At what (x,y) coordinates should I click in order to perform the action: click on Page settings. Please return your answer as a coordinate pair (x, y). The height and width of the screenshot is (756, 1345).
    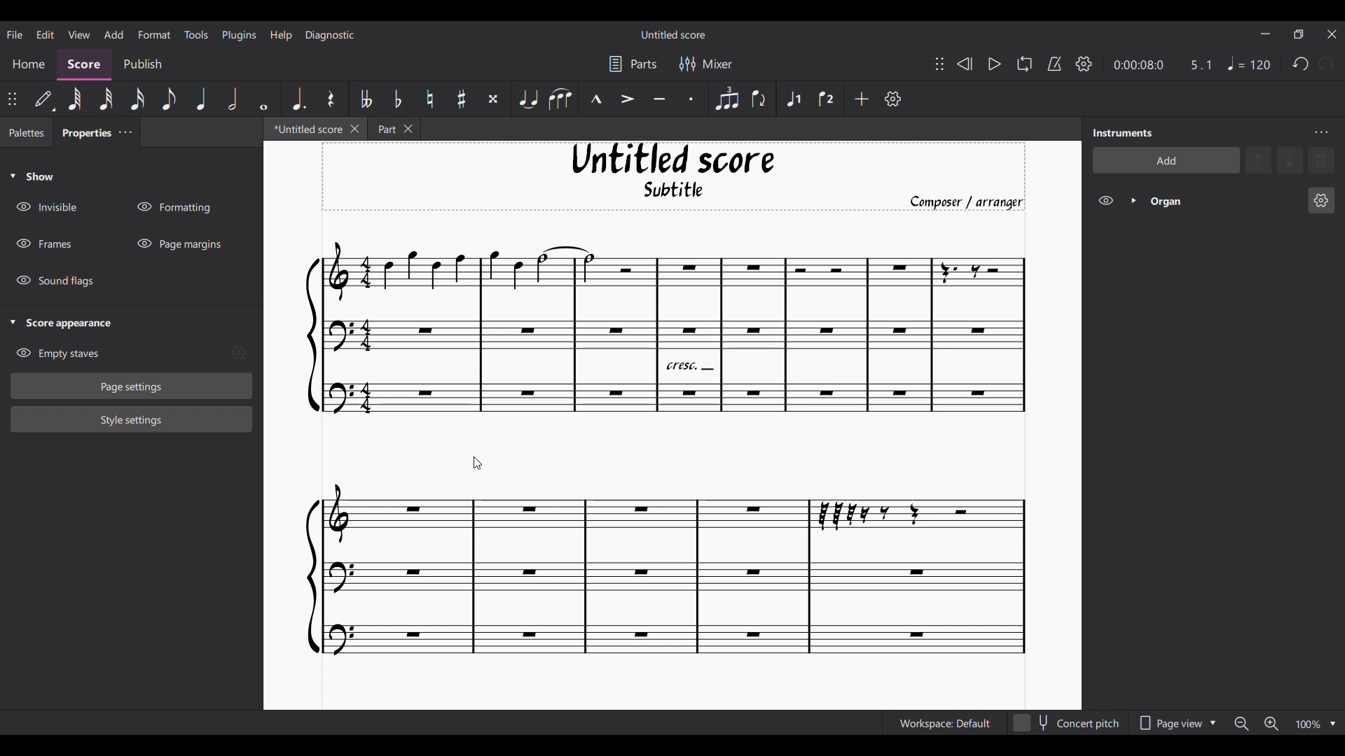
    Looking at the image, I should click on (132, 386).